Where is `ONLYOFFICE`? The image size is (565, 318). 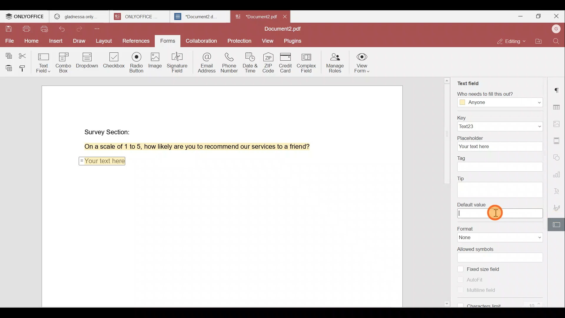
ONLYOFFICE is located at coordinates (141, 16).